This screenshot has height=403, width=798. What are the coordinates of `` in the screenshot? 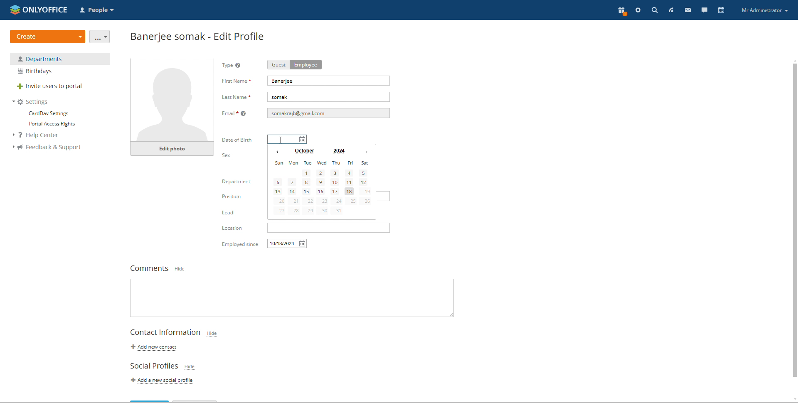 It's located at (238, 245).